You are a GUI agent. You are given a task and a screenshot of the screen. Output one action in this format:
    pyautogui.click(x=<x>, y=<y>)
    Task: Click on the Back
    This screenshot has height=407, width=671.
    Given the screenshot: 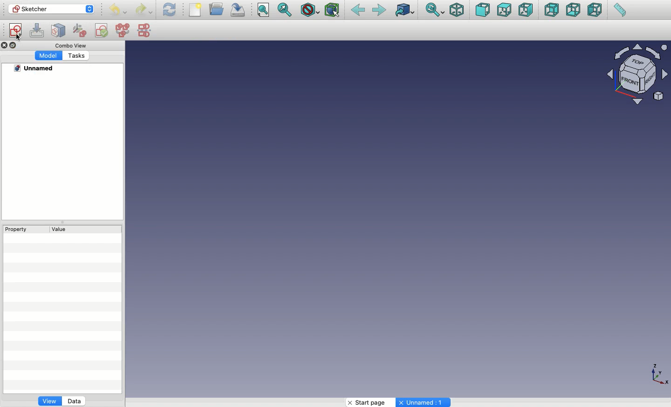 What is the action you would take?
    pyautogui.click(x=357, y=11)
    